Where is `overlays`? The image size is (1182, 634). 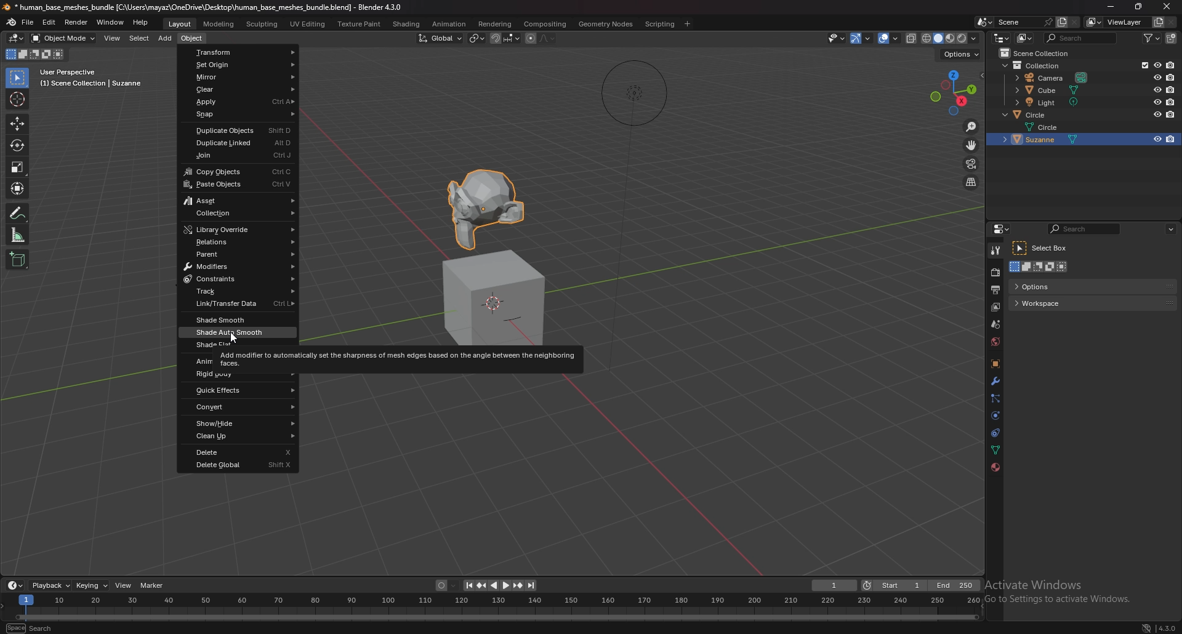 overlays is located at coordinates (890, 38).